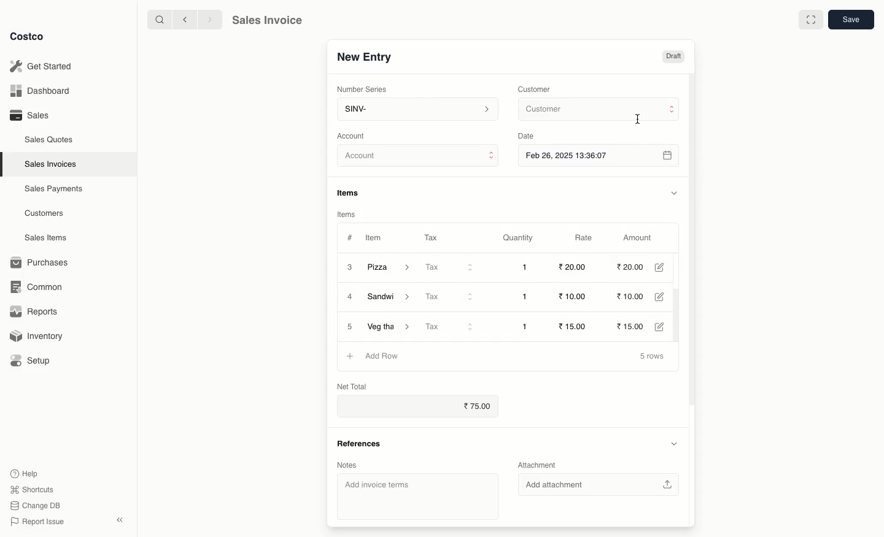  What do you see at coordinates (350, 327) in the screenshot?
I see `5` at bounding box center [350, 327].